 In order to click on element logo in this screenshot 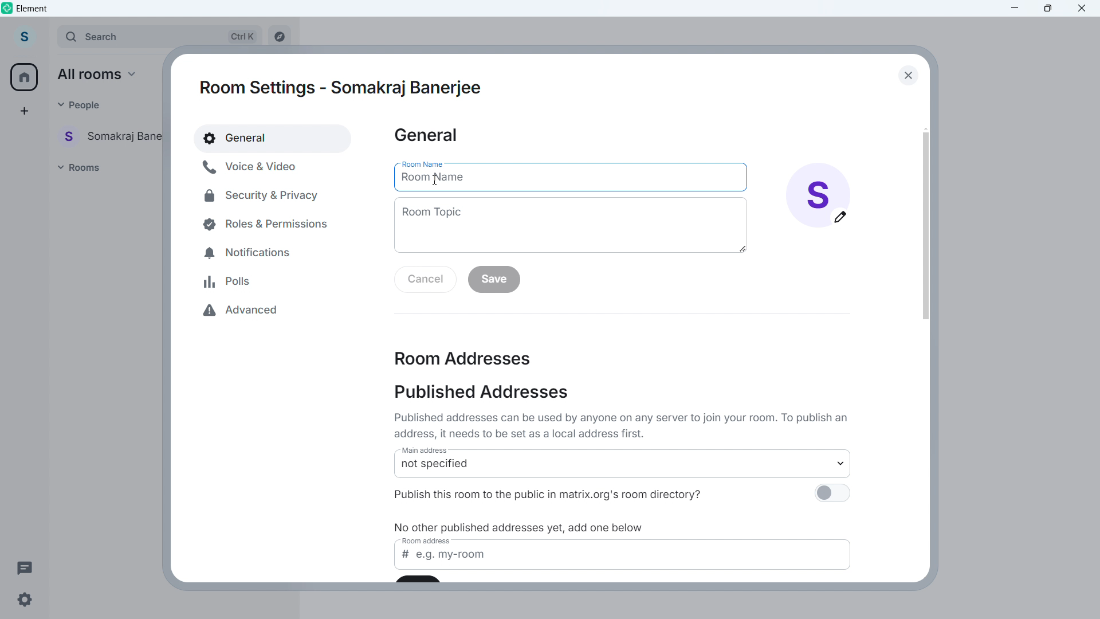, I will do `click(7, 7)`.